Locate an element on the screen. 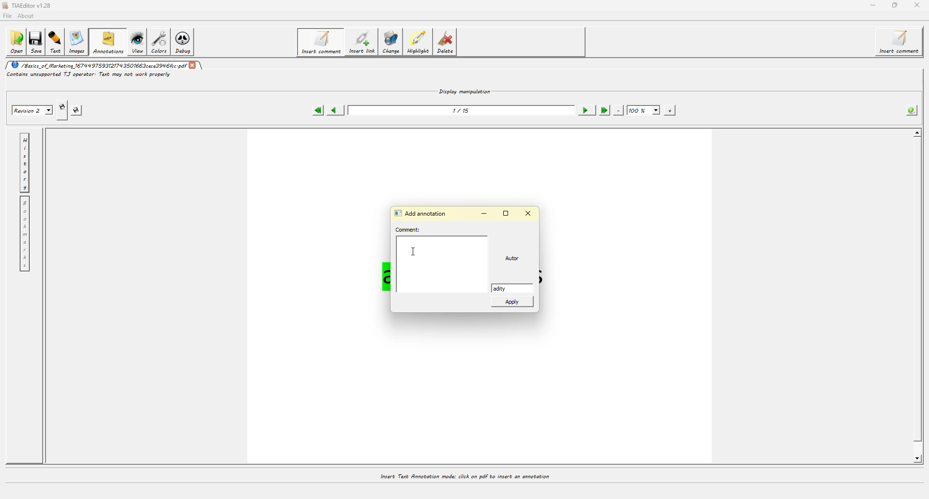 The height and width of the screenshot is (499, 929). view is located at coordinates (137, 42).